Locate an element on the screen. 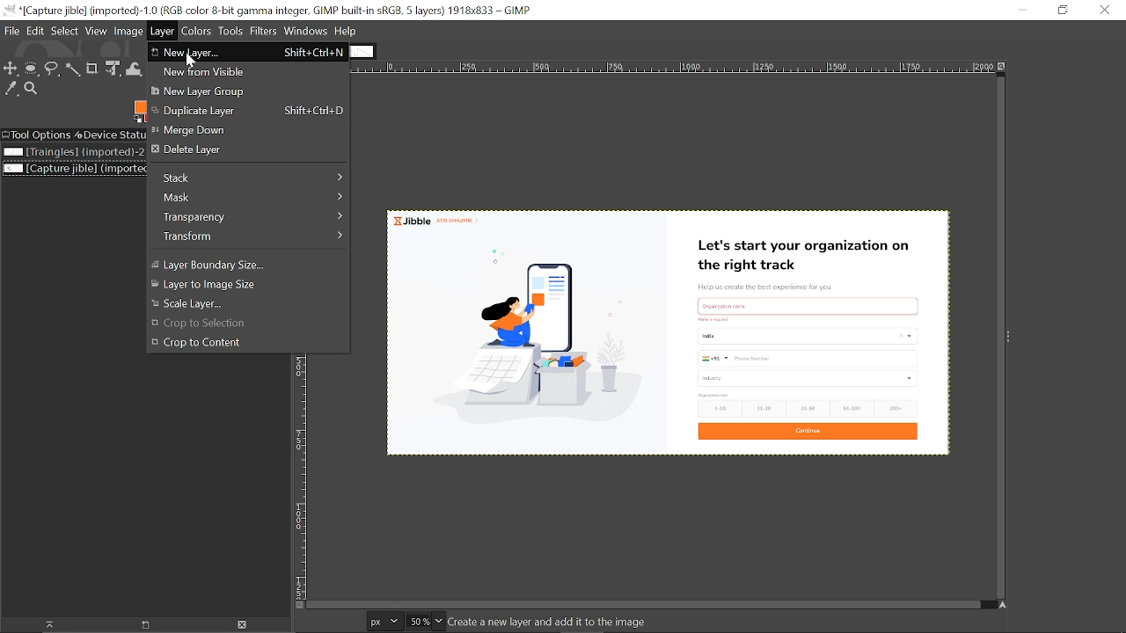 The image size is (1126, 633). Delete layer is located at coordinates (244, 150).